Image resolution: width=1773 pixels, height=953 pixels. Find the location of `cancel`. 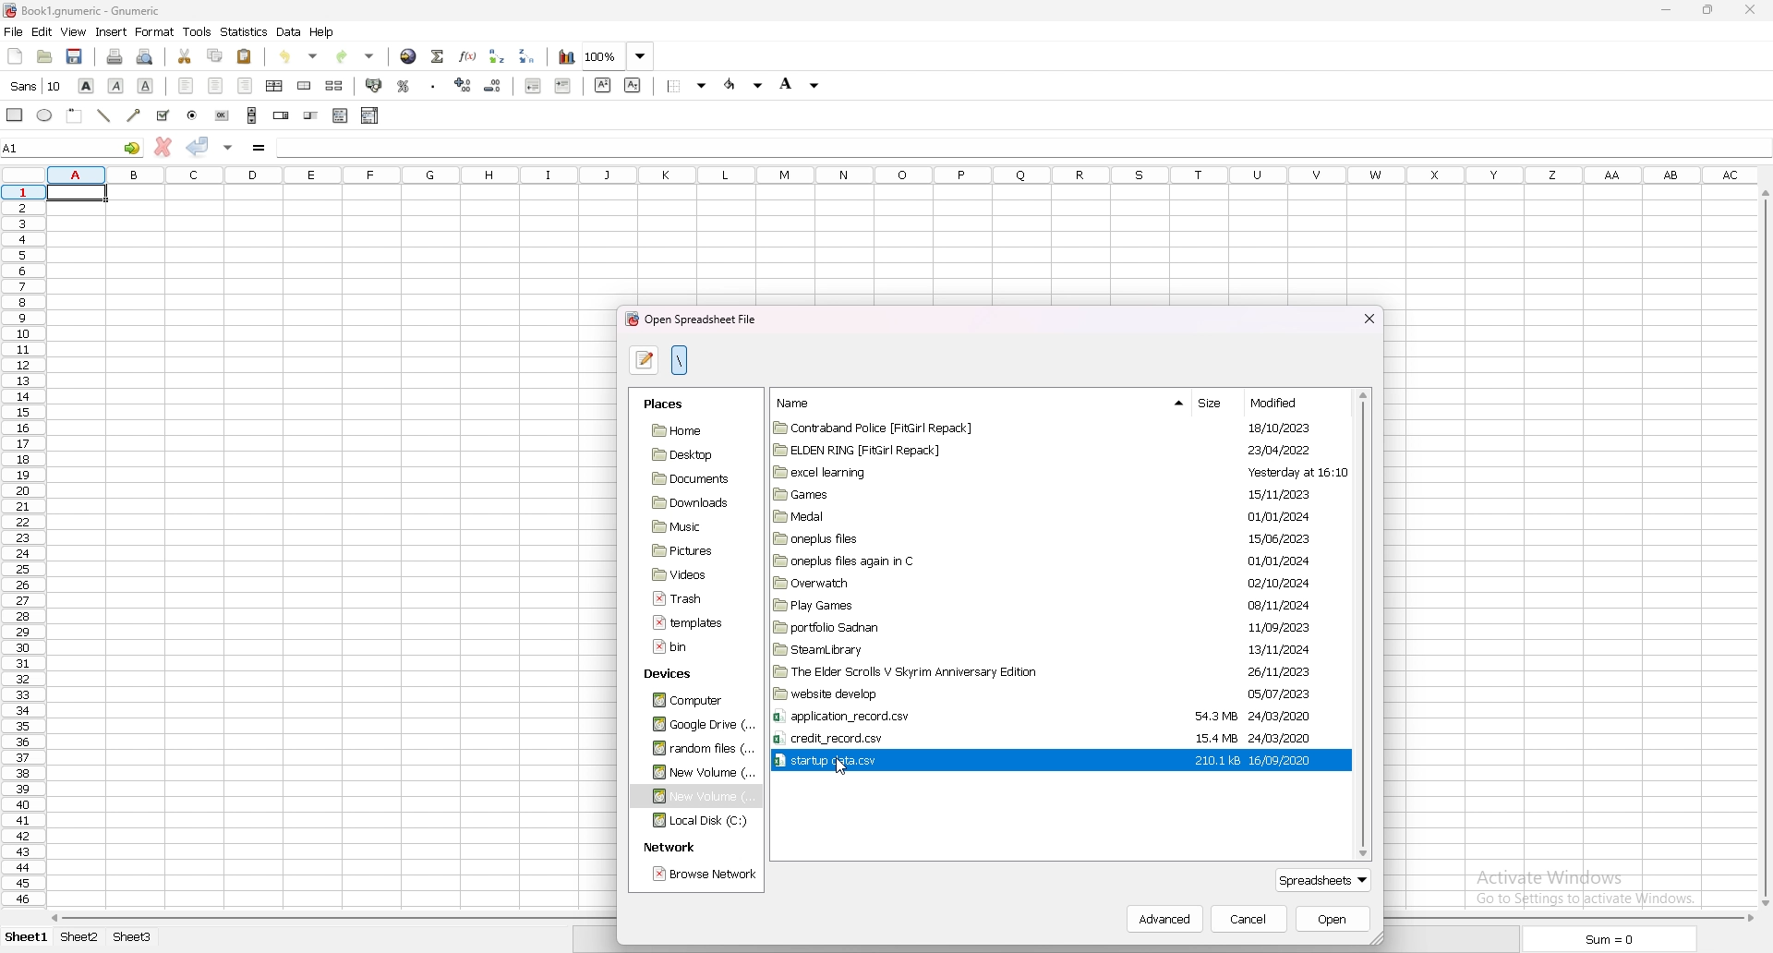

cancel is located at coordinates (1251, 919).